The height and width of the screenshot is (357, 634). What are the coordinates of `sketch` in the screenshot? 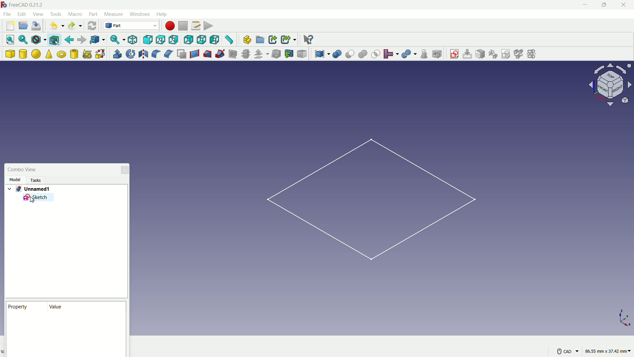 It's located at (370, 204).